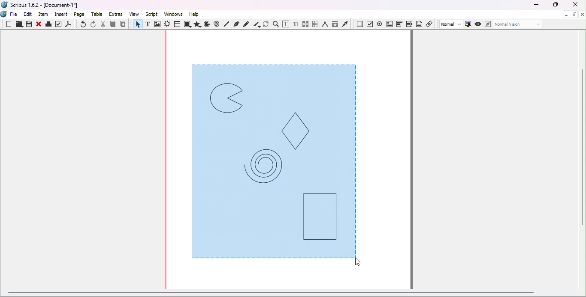  I want to click on View, so click(136, 14).